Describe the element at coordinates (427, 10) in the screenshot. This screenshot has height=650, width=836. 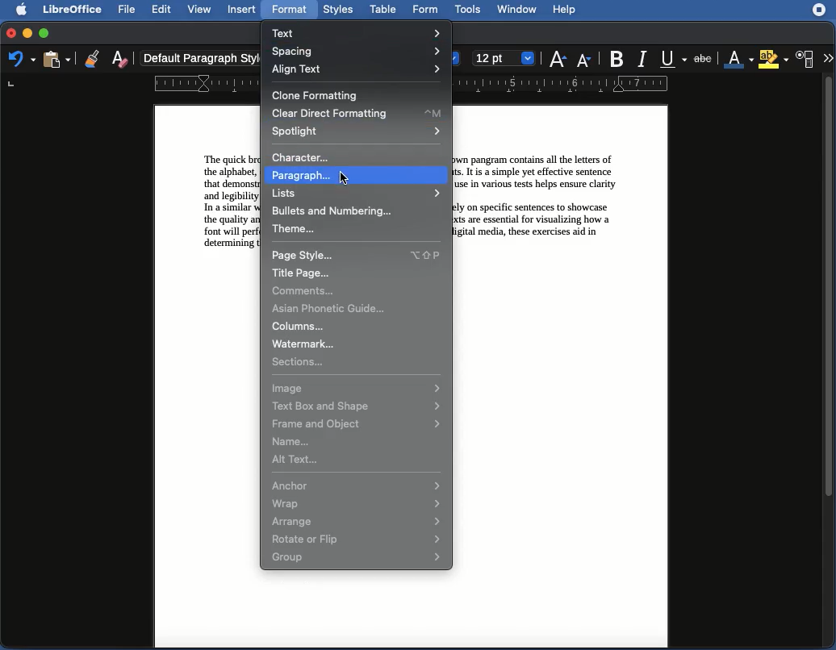
I see `Form` at that location.